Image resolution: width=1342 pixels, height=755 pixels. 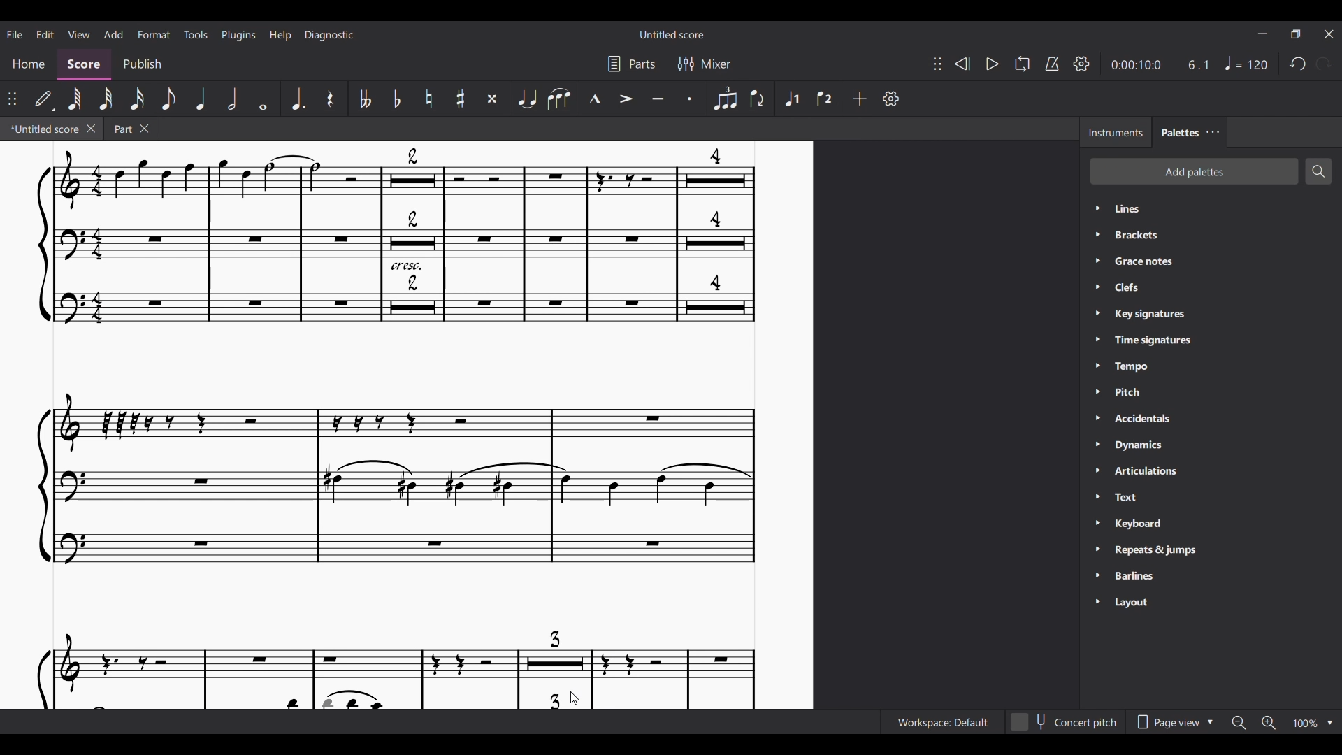 I want to click on Instruments tab, so click(x=1115, y=132).